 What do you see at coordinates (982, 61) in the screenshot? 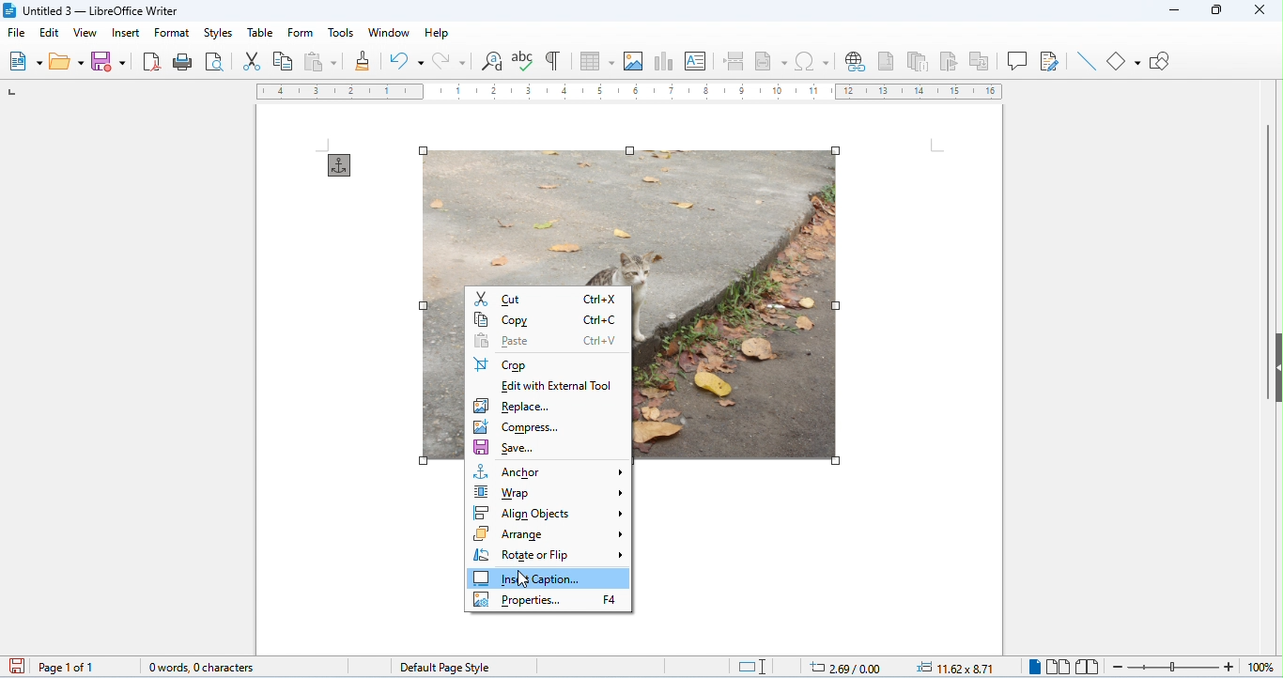
I see `insert cross reference` at bounding box center [982, 61].